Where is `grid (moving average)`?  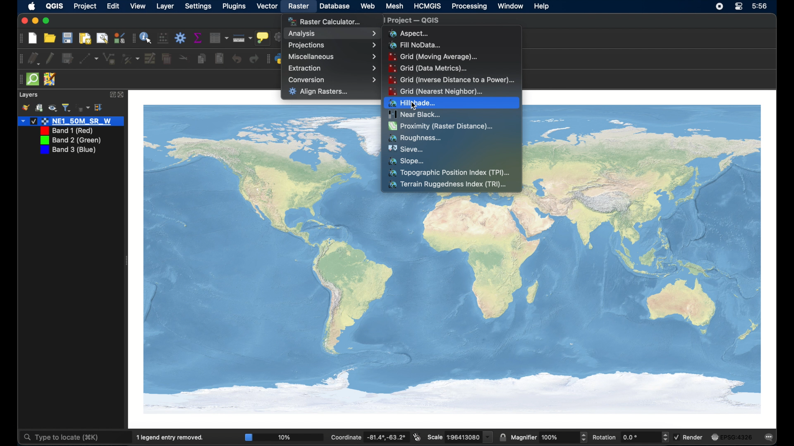
grid (moving average) is located at coordinates (436, 57).